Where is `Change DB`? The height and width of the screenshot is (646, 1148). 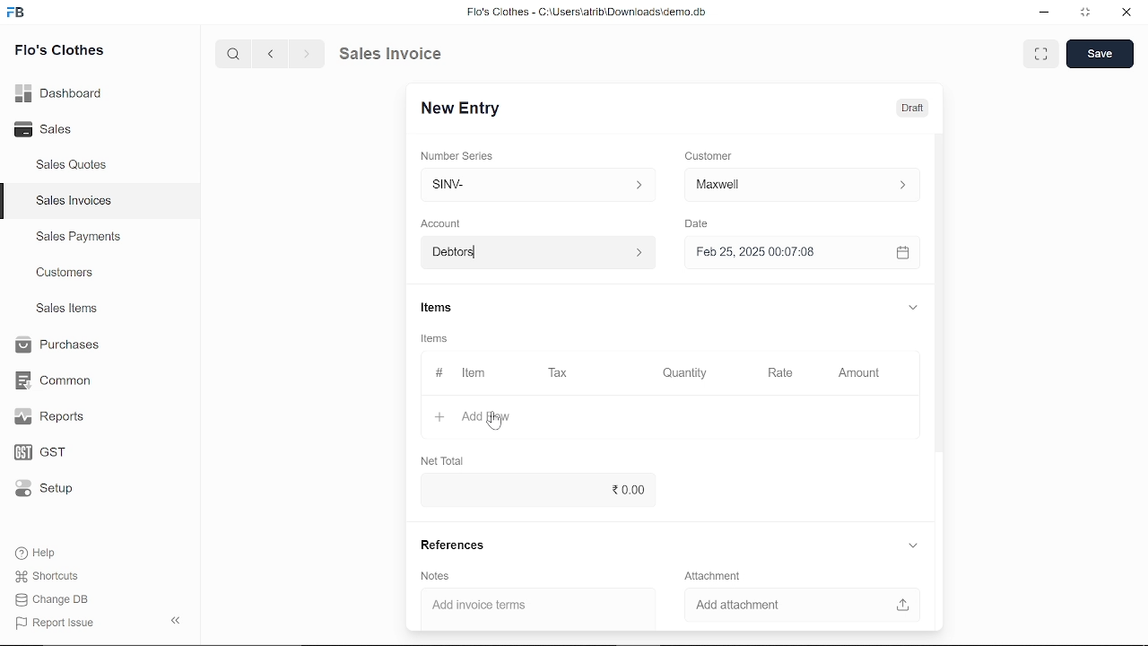 Change DB is located at coordinates (54, 598).